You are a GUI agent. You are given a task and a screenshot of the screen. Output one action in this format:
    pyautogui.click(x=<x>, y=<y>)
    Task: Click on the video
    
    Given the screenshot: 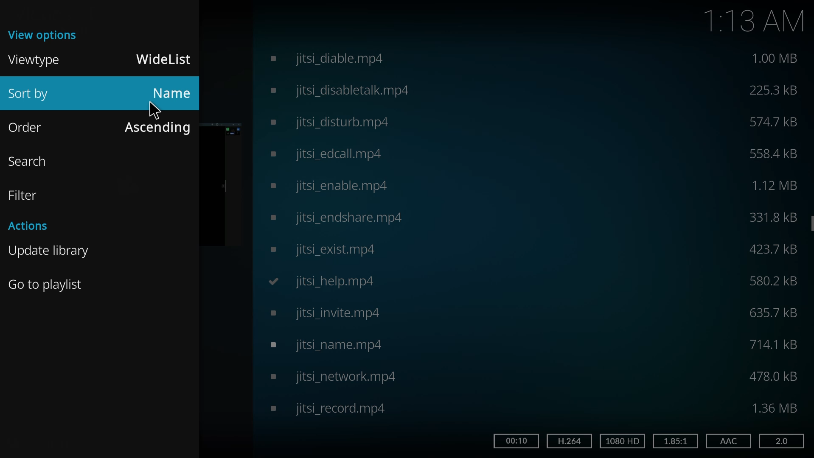 What is the action you would take?
    pyautogui.click(x=332, y=186)
    